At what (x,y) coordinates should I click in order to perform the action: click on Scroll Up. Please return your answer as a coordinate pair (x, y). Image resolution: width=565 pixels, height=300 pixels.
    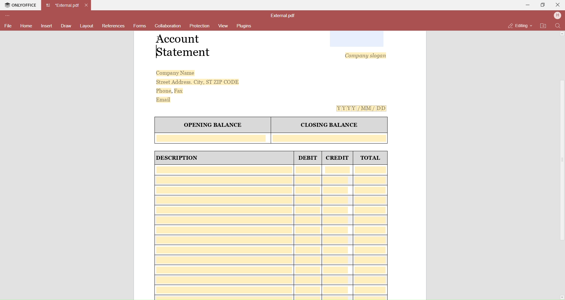
    Looking at the image, I should click on (562, 34).